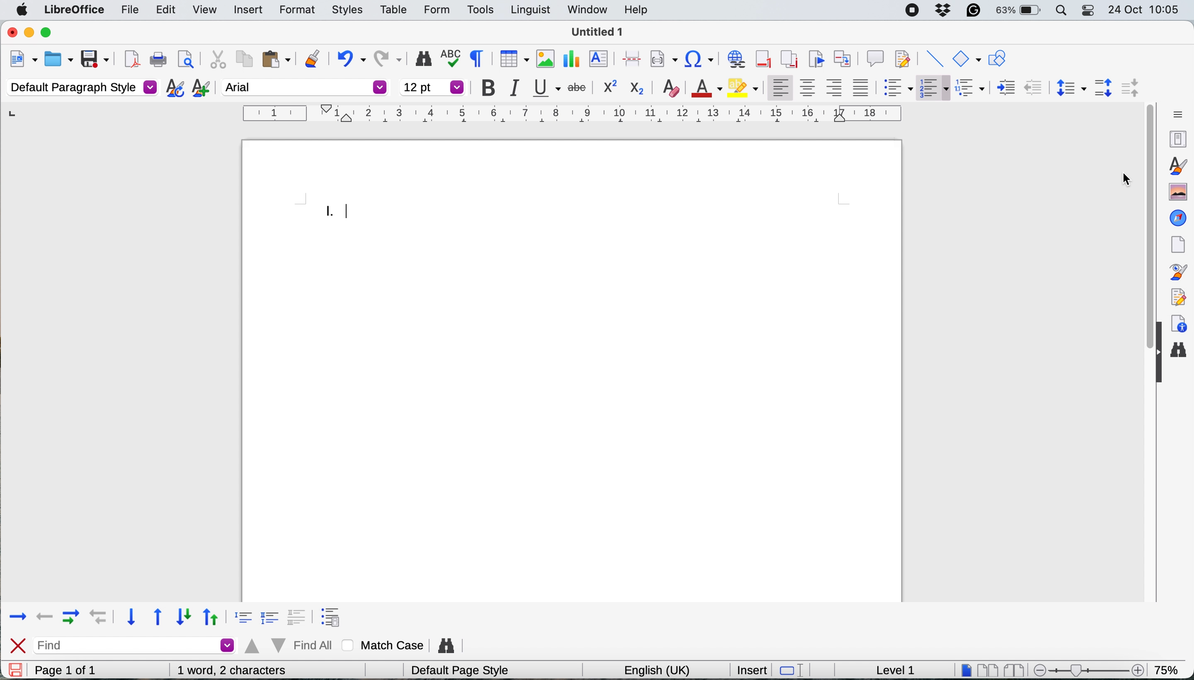 This screenshot has width=1194, height=680. Describe the element at coordinates (312, 57) in the screenshot. I see `clone formatting` at that location.